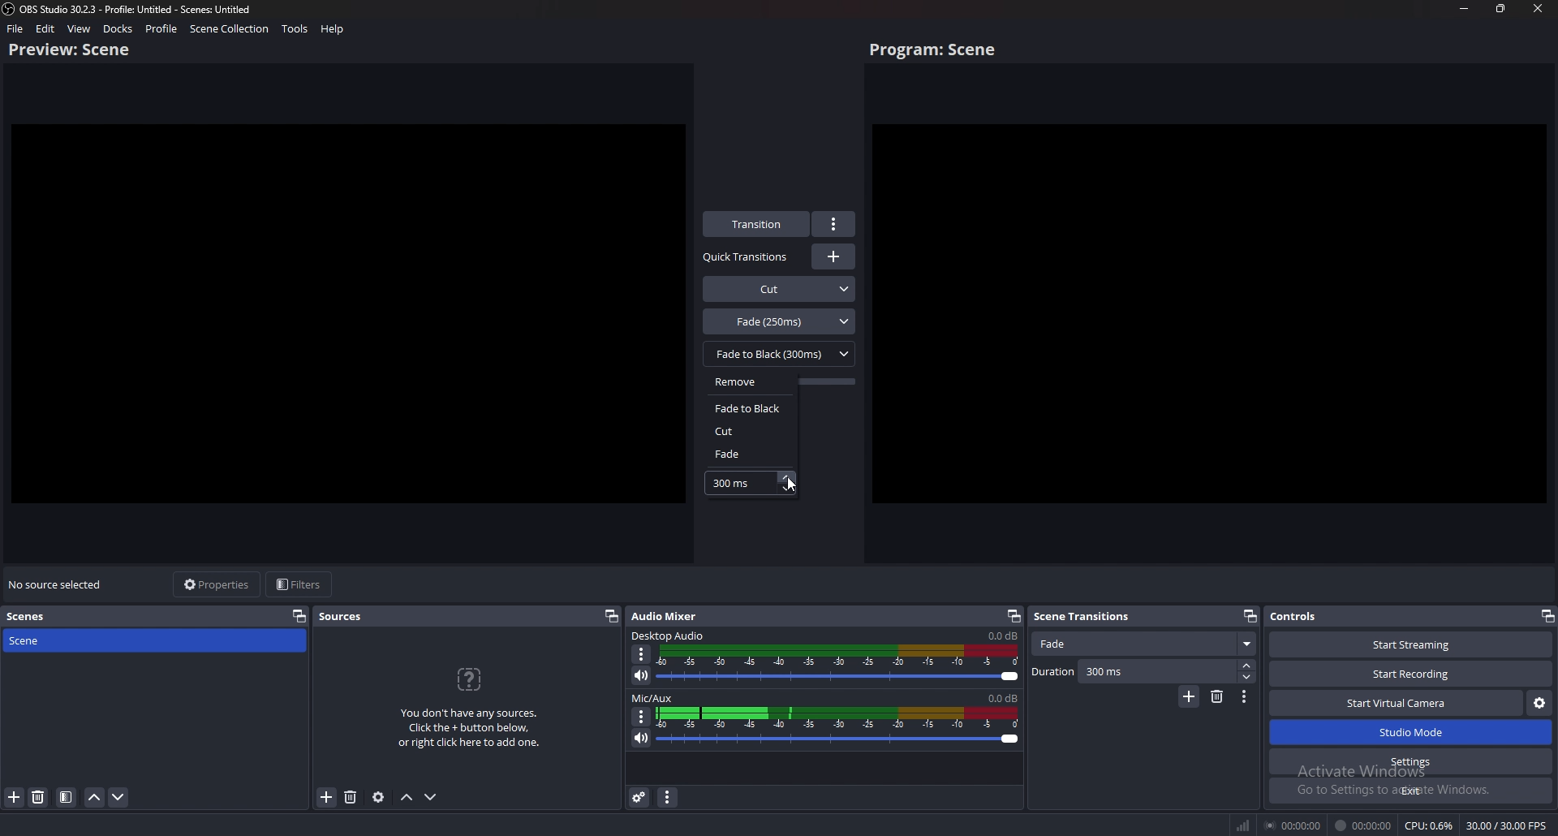 The image size is (1558, 836). I want to click on Quick transitions, so click(747, 257).